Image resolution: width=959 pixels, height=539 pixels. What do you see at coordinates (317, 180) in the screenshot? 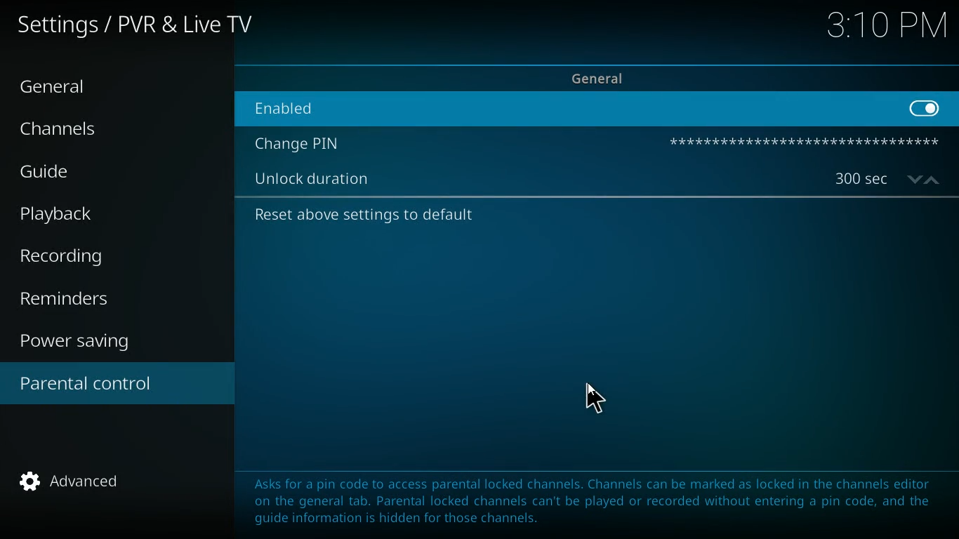
I see `unlock duration` at bounding box center [317, 180].